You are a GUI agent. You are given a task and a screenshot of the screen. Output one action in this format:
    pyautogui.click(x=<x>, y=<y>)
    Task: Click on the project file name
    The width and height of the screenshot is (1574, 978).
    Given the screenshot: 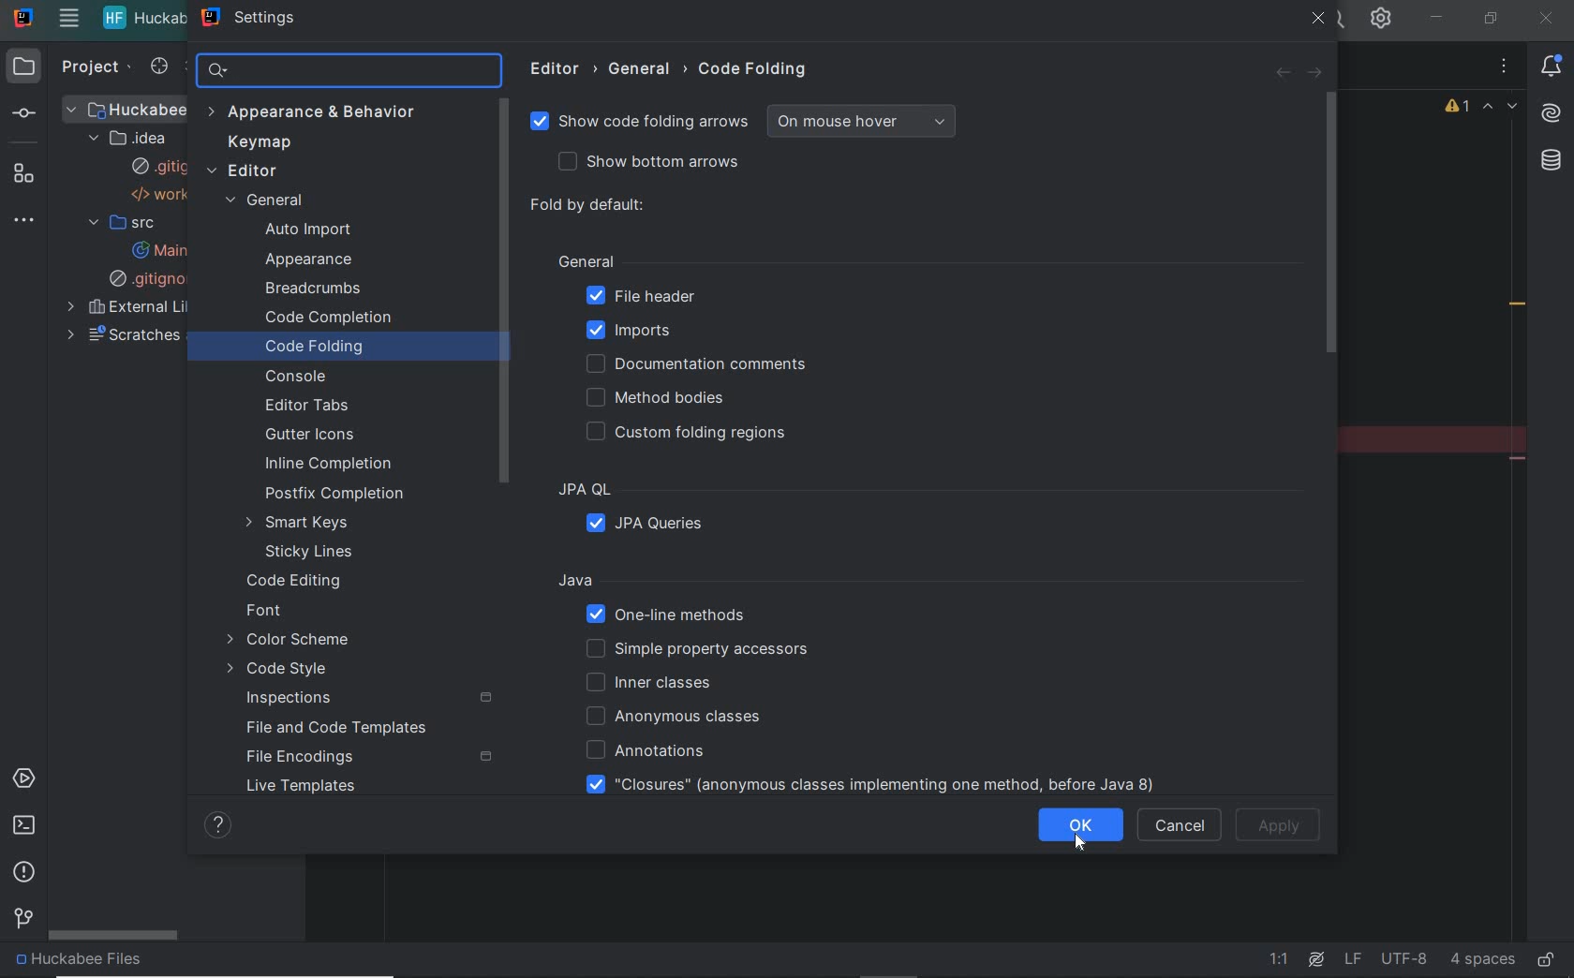 What is the action you would take?
    pyautogui.click(x=136, y=108)
    